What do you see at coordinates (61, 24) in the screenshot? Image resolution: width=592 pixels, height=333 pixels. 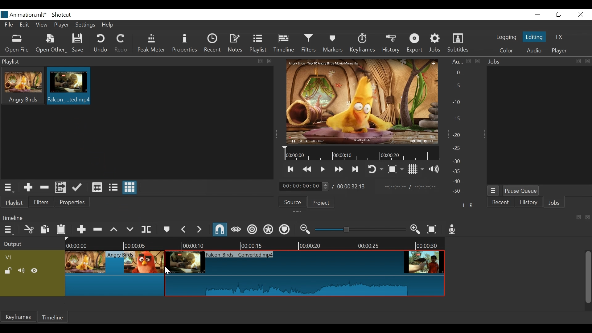 I see `Player` at bounding box center [61, 24].